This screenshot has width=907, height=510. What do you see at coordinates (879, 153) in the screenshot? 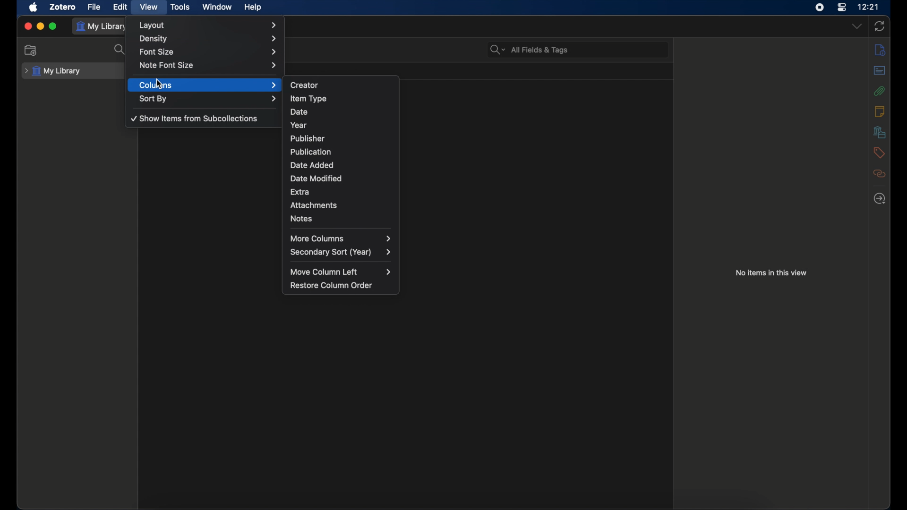
I see `tags` at bounding box center [879, 153].